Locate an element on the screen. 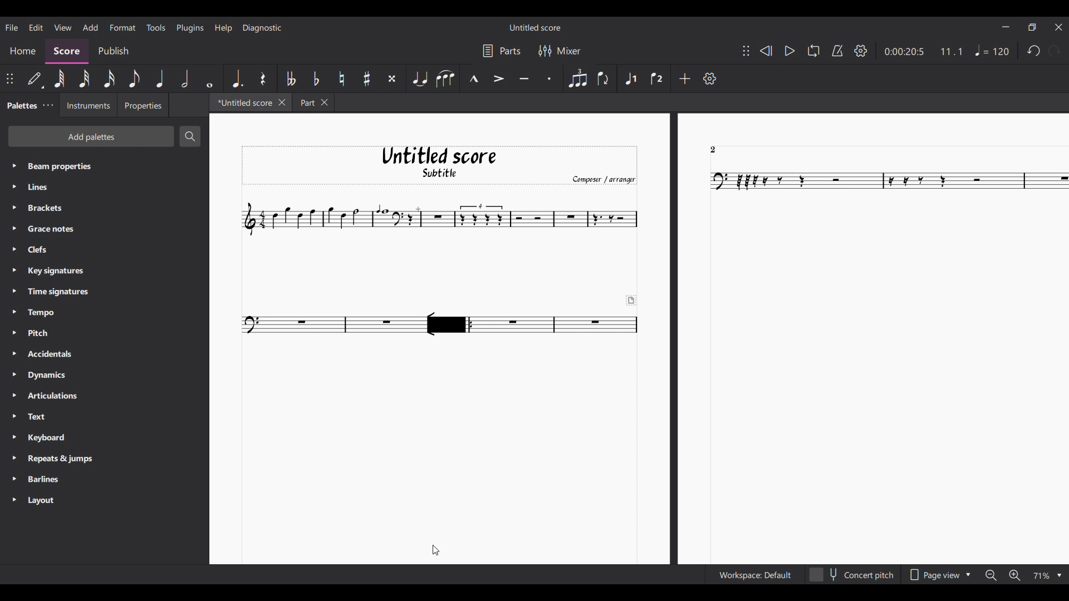 The height and width of the screenshot is (601, 1069). Metronome is located at coordinates (838, 51).